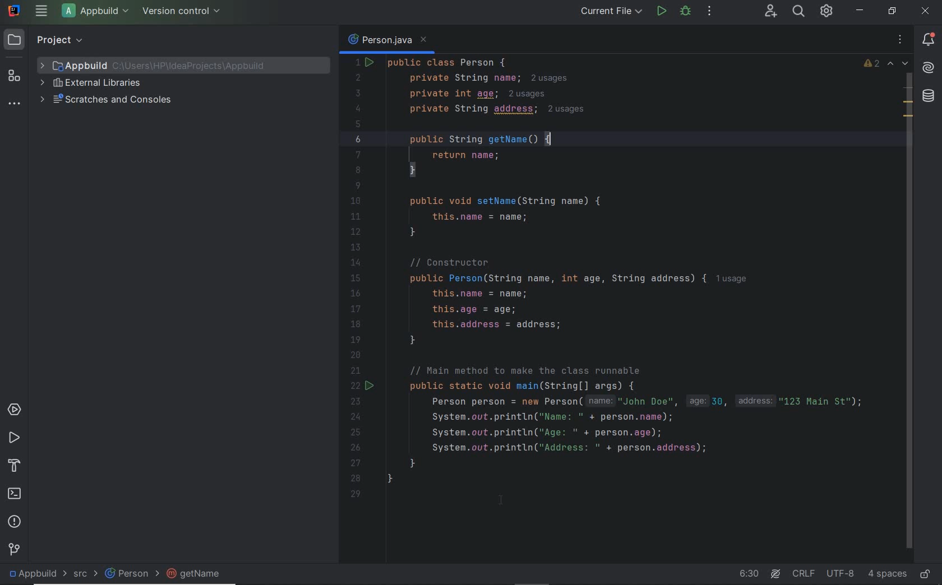 This screenshot has height=585, width=942. What do you see at coordinates (898, 64) in the screenshot?
I see `previous and next highlighted problems` at bounding box center [898, 64].